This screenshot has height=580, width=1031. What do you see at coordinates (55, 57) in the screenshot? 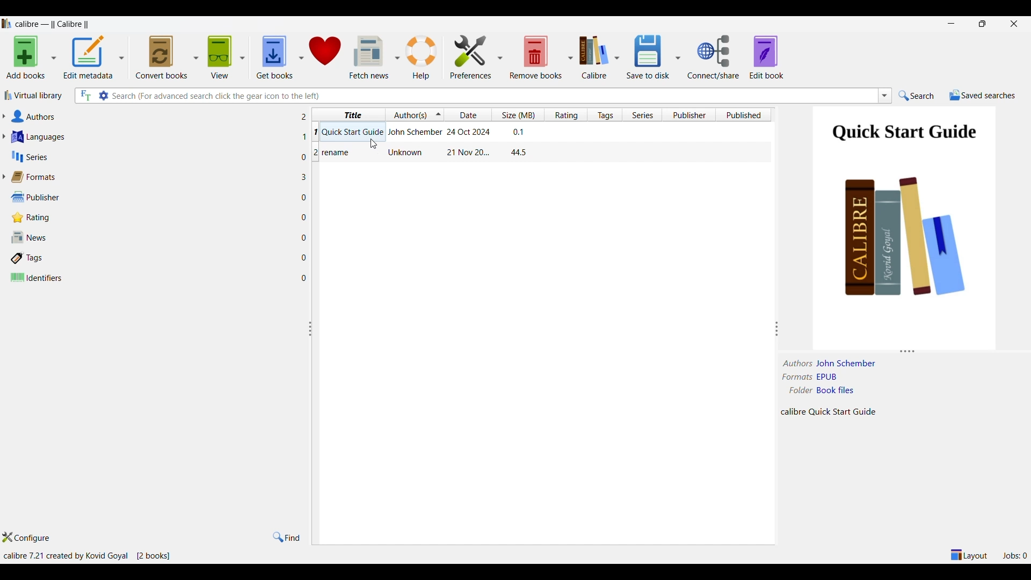
I see `Add book options` at bounding box center [55, 57].